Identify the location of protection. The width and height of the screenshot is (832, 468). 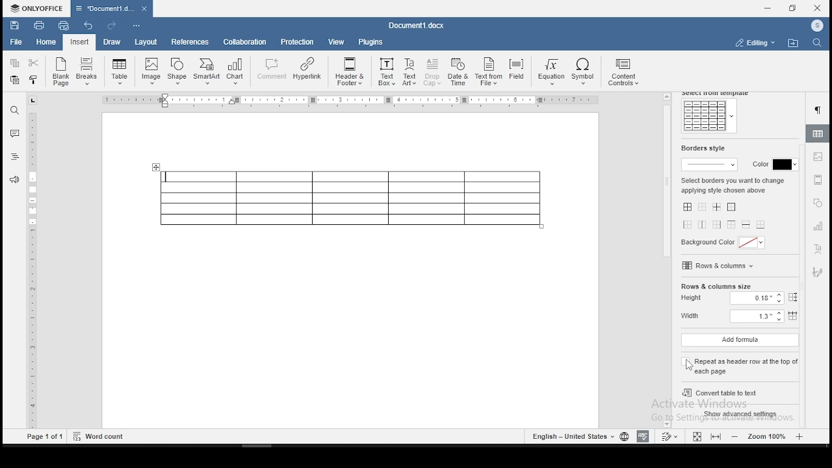
(298, 42).